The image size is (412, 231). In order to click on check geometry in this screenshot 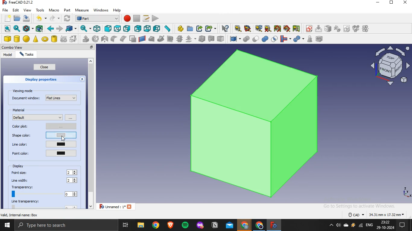, I will do `click(309, 39)`.